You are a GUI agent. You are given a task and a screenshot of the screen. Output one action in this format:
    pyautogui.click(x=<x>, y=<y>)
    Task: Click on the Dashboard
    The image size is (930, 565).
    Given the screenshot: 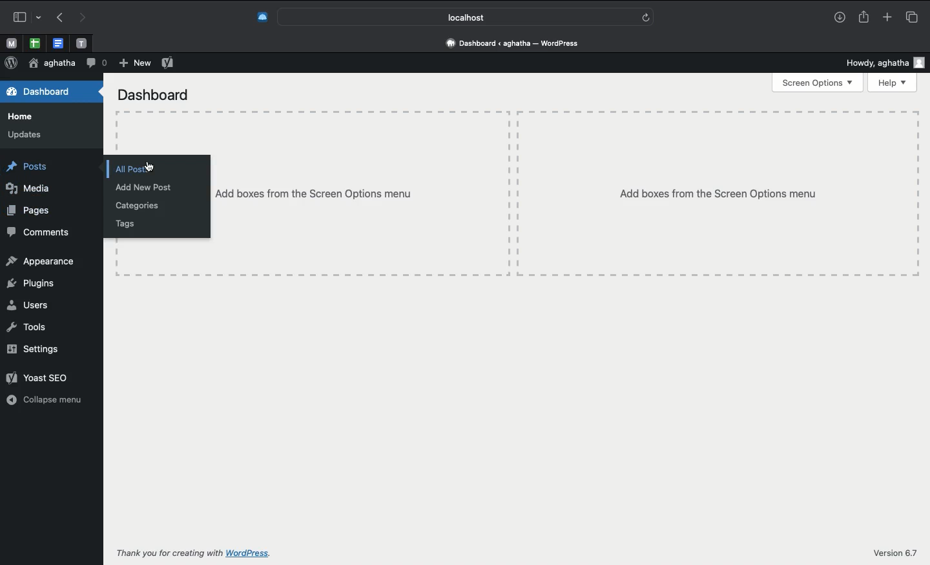 What is the action you would take?
    pyautogui.click(x=150, y=94)
    